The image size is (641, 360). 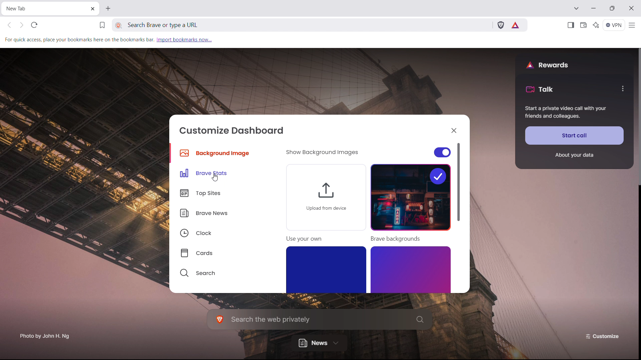 I want to click on leo AI, so click(x=596, y=25).